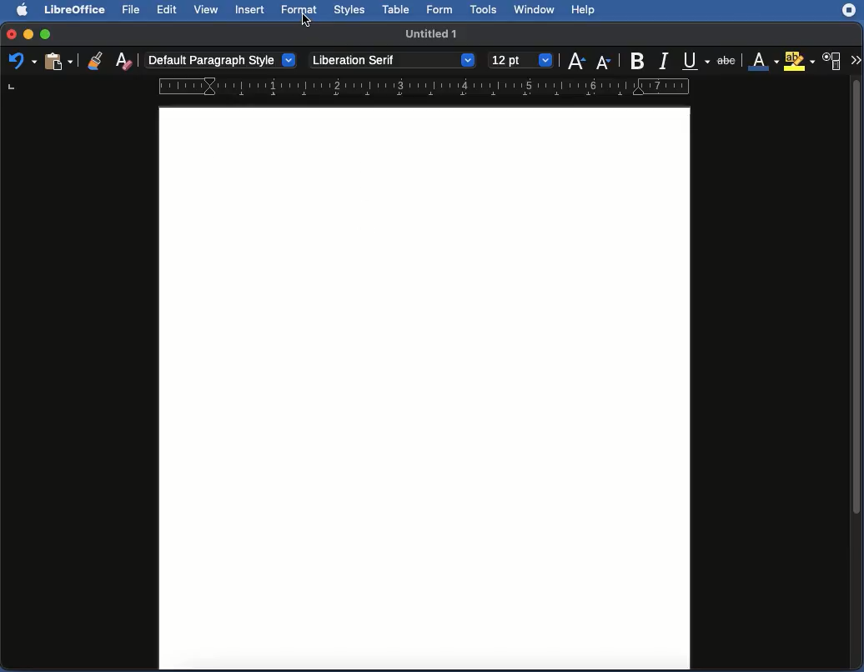  Describe the element at coordinates (391, 59) in the screenshot. I see `Font style` at that location.